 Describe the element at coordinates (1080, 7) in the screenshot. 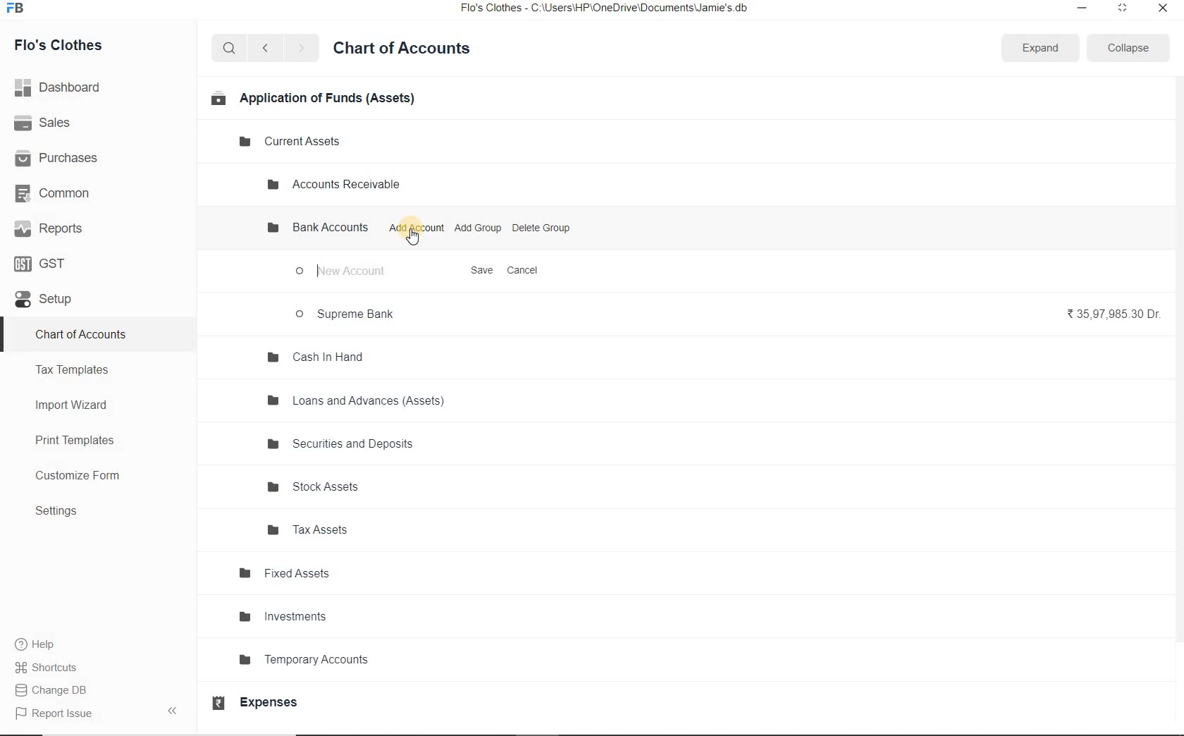

I see `minimize` at that location.